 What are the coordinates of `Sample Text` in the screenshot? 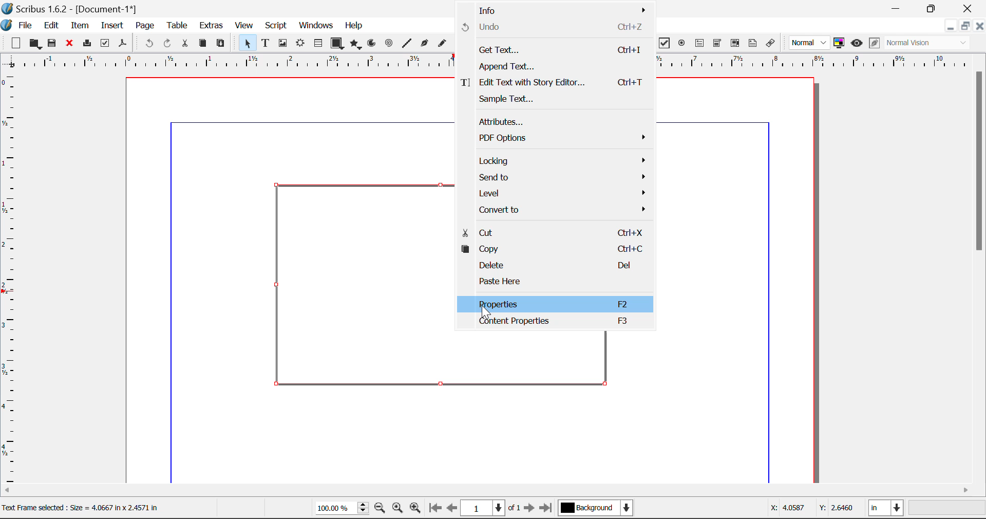 It's located at (554, 99).